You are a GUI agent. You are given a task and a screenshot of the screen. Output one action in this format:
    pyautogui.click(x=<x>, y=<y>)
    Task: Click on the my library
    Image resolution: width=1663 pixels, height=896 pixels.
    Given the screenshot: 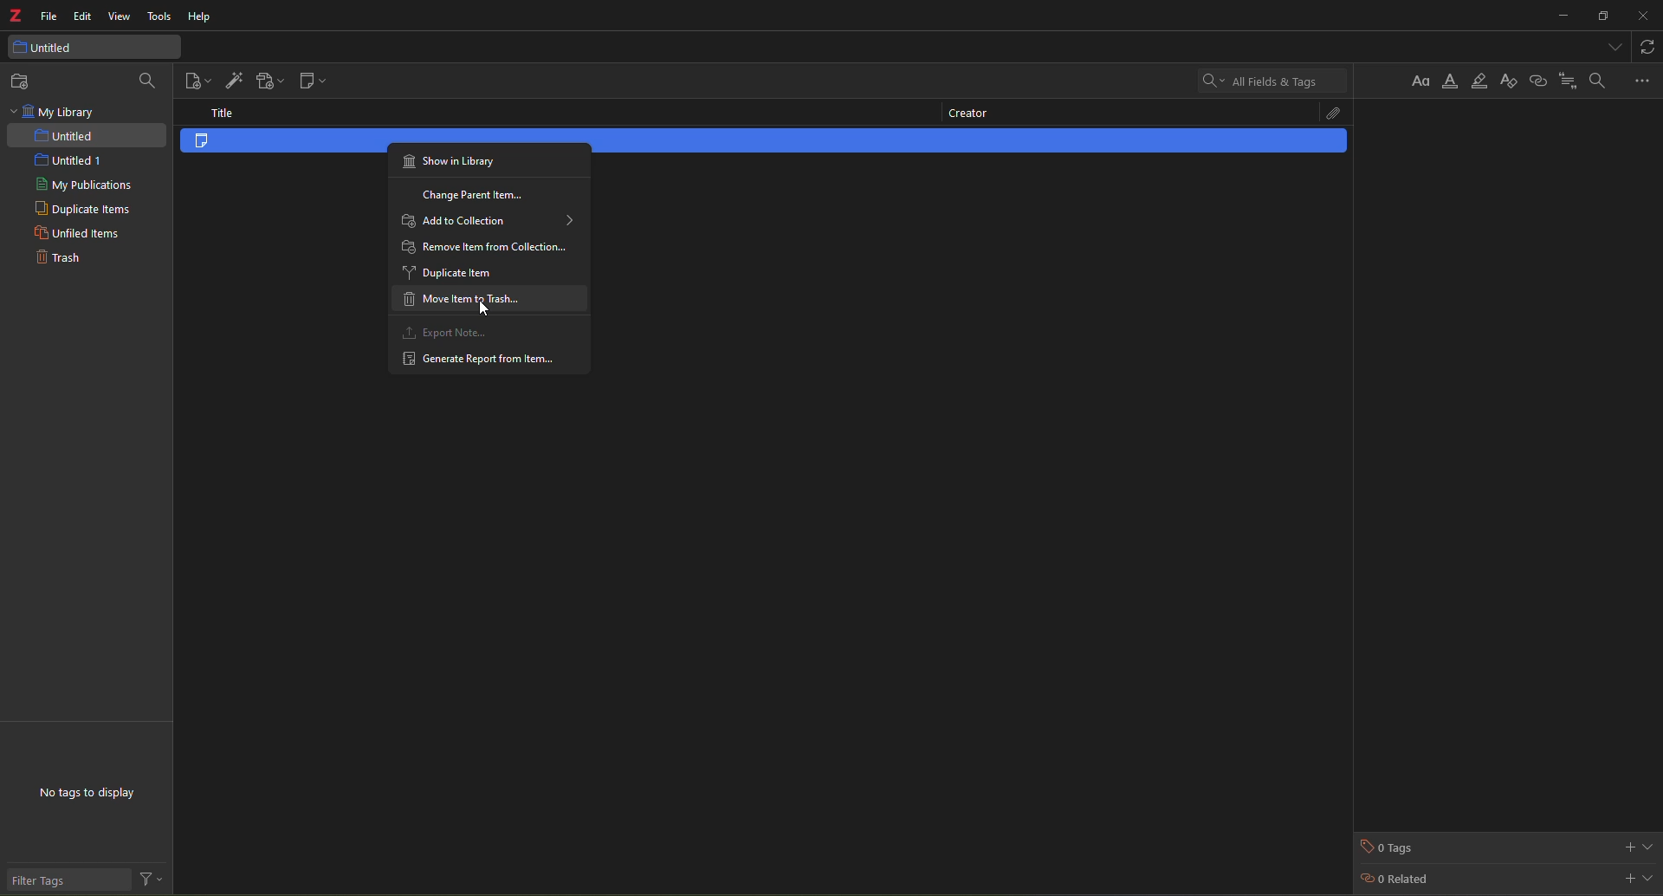 What is the action you would take?
    pyautogui.click(x=57, y=112)
    